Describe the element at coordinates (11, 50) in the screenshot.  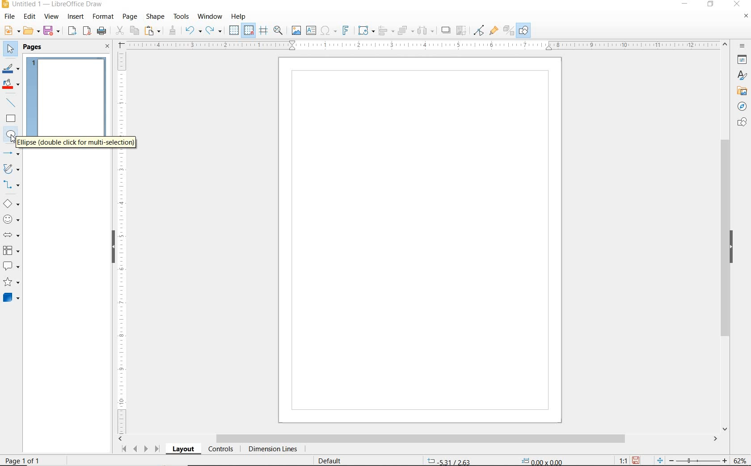
I see `SELECT` at that location.